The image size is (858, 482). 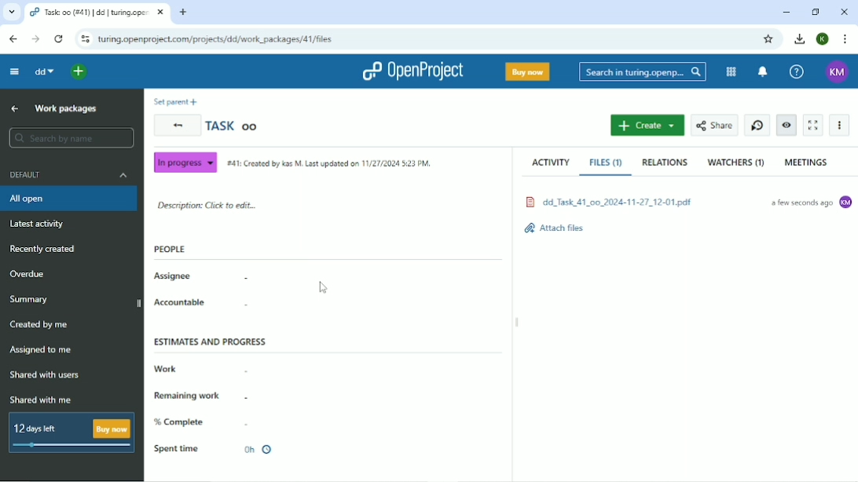 I want to click on Activate zen mode, so click(x=813, y=125).